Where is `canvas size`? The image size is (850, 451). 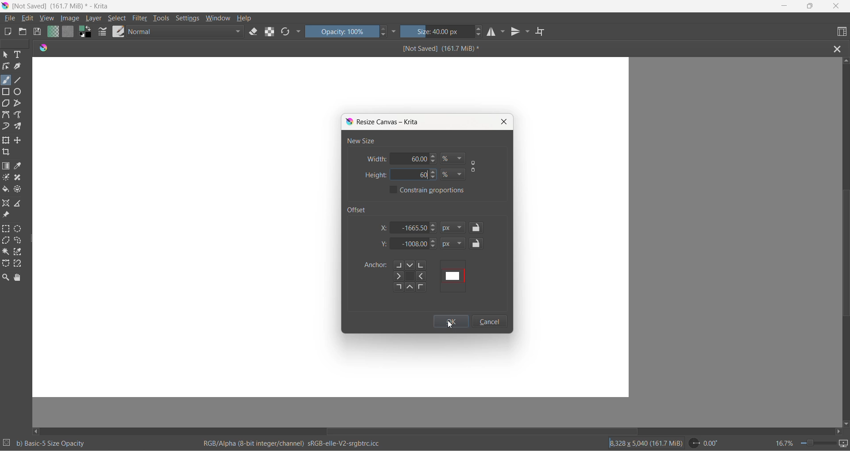
canvas size is located at coordinates (331, 84).